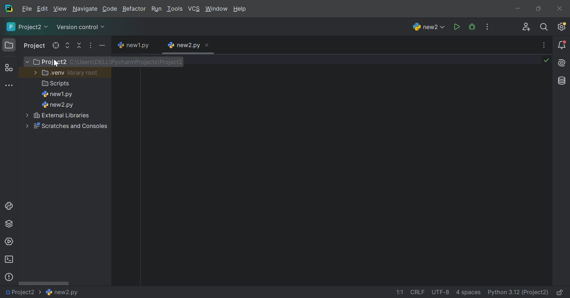 The image size is (570, 298). What do you see at coordinates (27, 9) in the screenshot?
I see `File` at bounding box center [27, 9].